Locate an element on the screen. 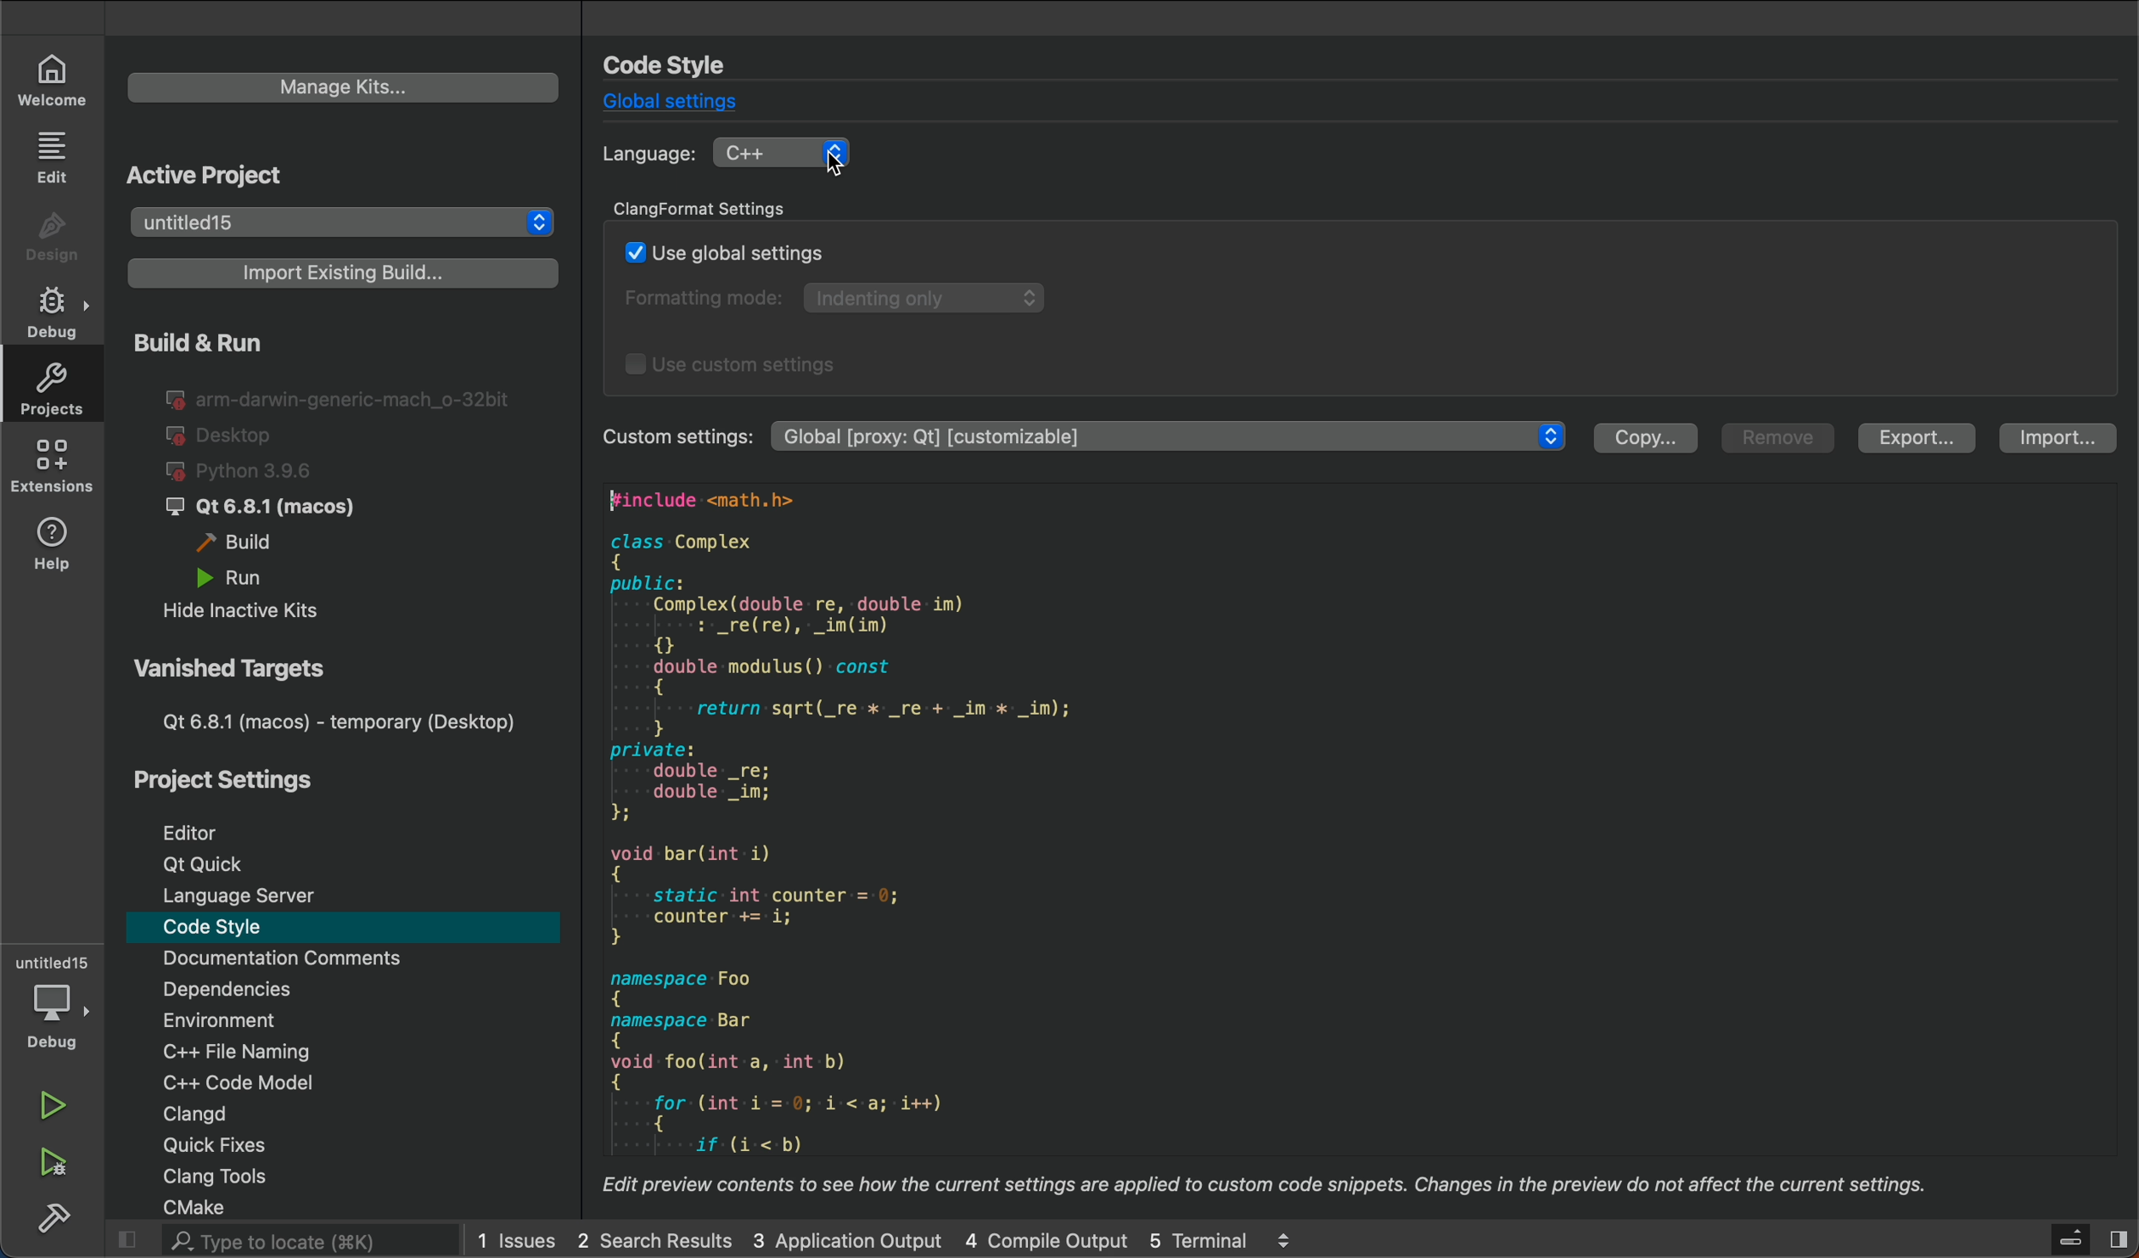  targets is located at coordinates (329, 695).